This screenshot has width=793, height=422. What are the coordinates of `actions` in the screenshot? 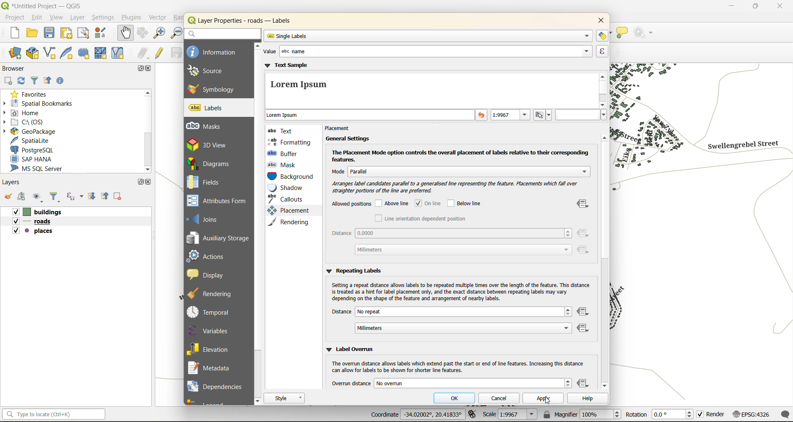 It's located at (211, 256).